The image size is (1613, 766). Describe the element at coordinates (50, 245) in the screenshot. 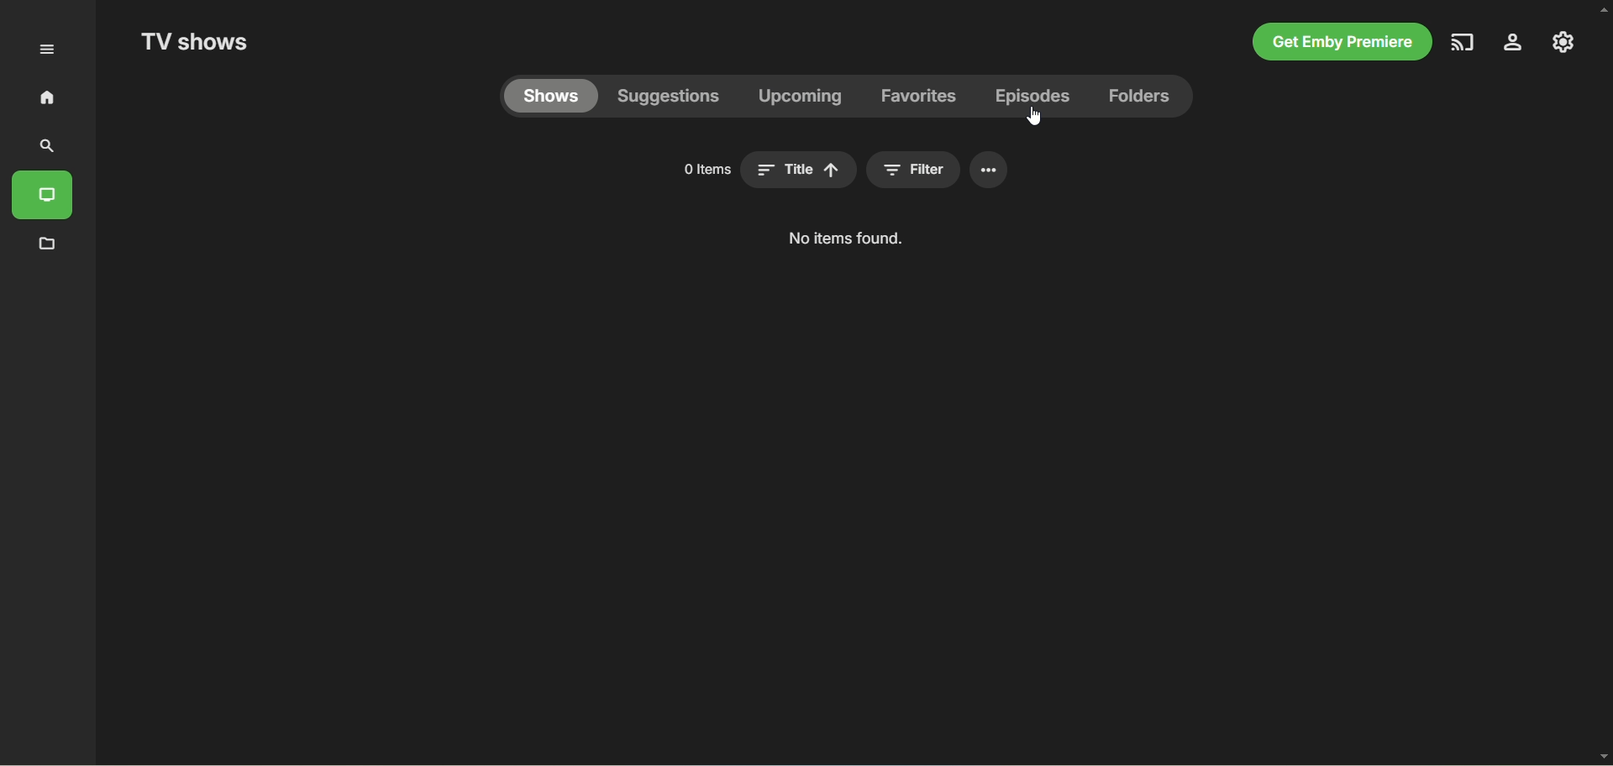

I see `folder` at that location.